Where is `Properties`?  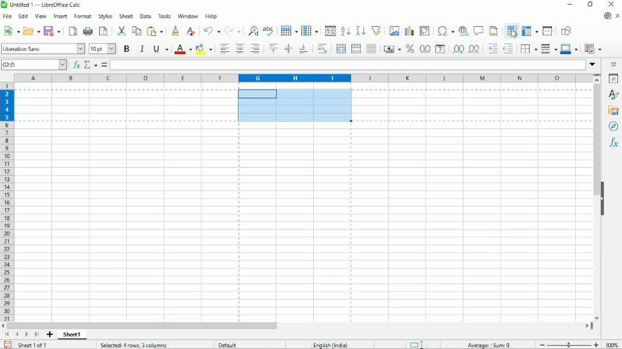 Properties is located at coordinates (612, 78).